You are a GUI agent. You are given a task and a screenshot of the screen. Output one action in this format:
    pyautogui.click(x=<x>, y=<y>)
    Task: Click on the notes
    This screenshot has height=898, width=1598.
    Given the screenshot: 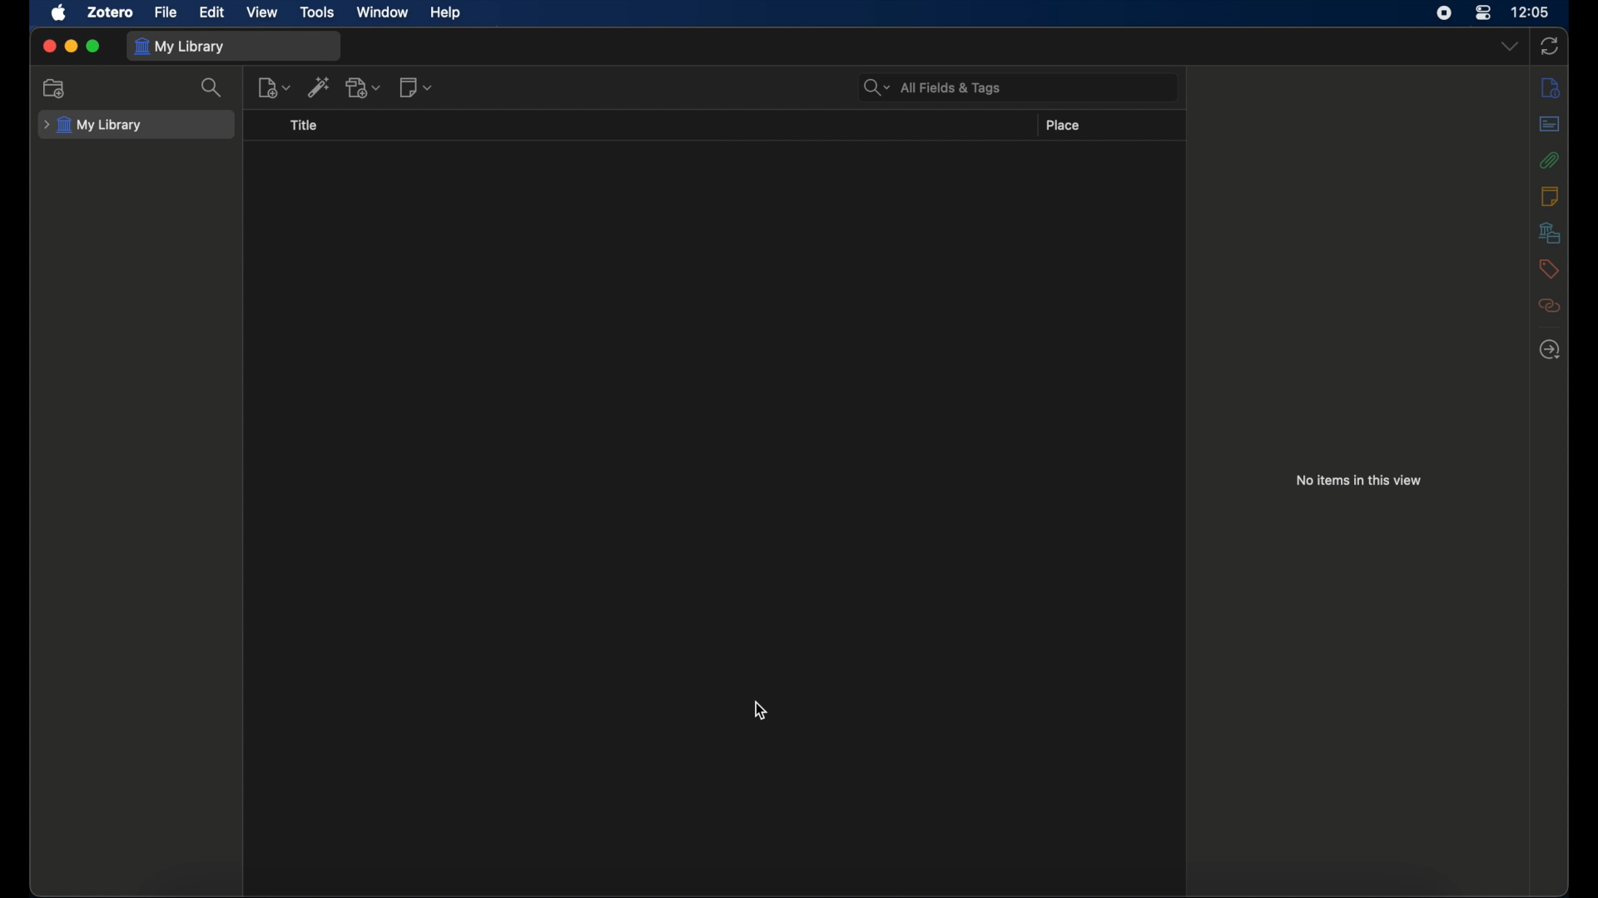 What is the action you would take?
    pyautogui.click(x=1550, y=195)
    